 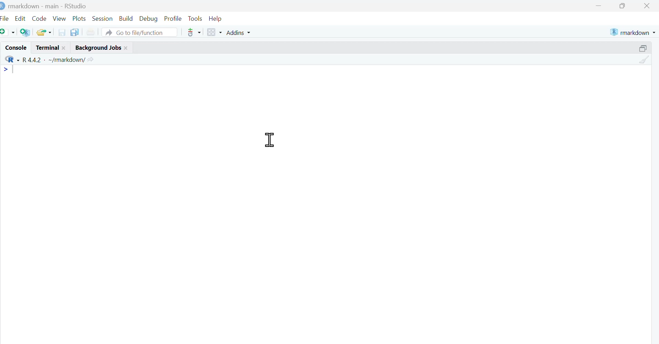 What do you see at coordinates (644, 60) in the screenshot?
I see `clear console` at bounding box center [644, 60].